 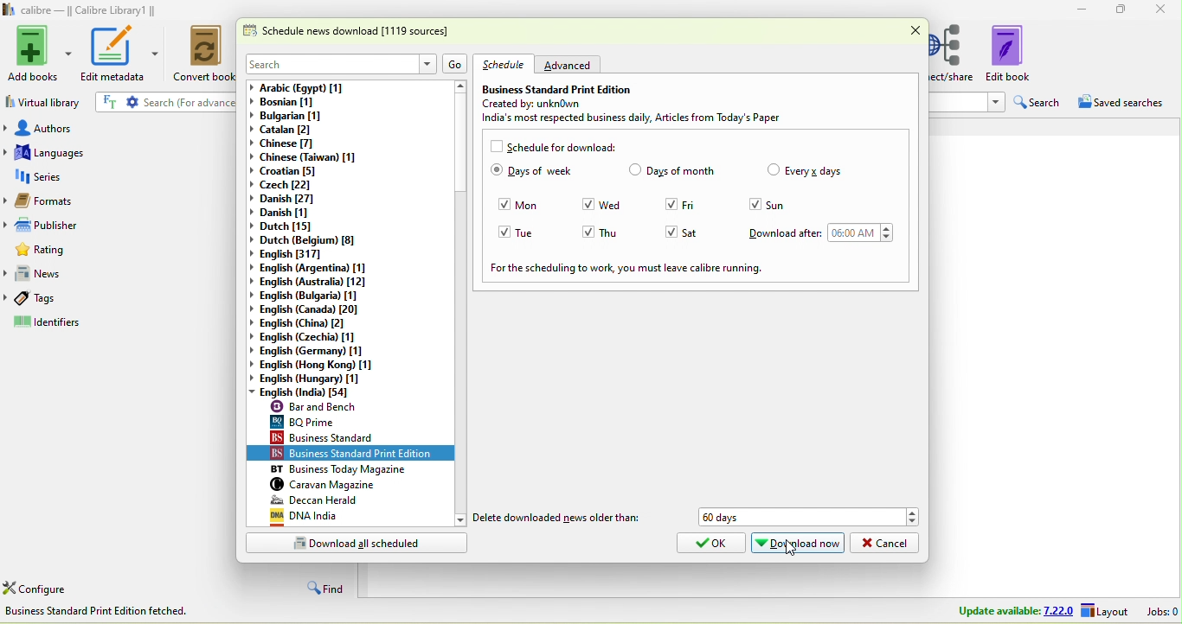 What do you see at coordinates (999, 611) in the screenshot?
I see `update available 7.22.0 layout` at bounding box center [999, 611].